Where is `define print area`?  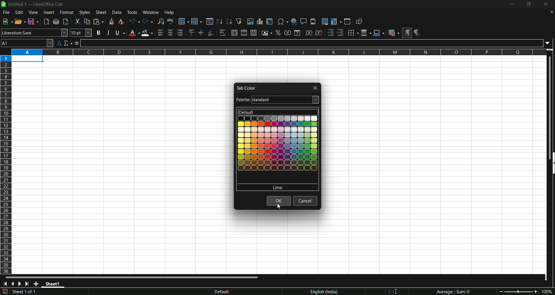
define print area is located at coordinates (325, 21).